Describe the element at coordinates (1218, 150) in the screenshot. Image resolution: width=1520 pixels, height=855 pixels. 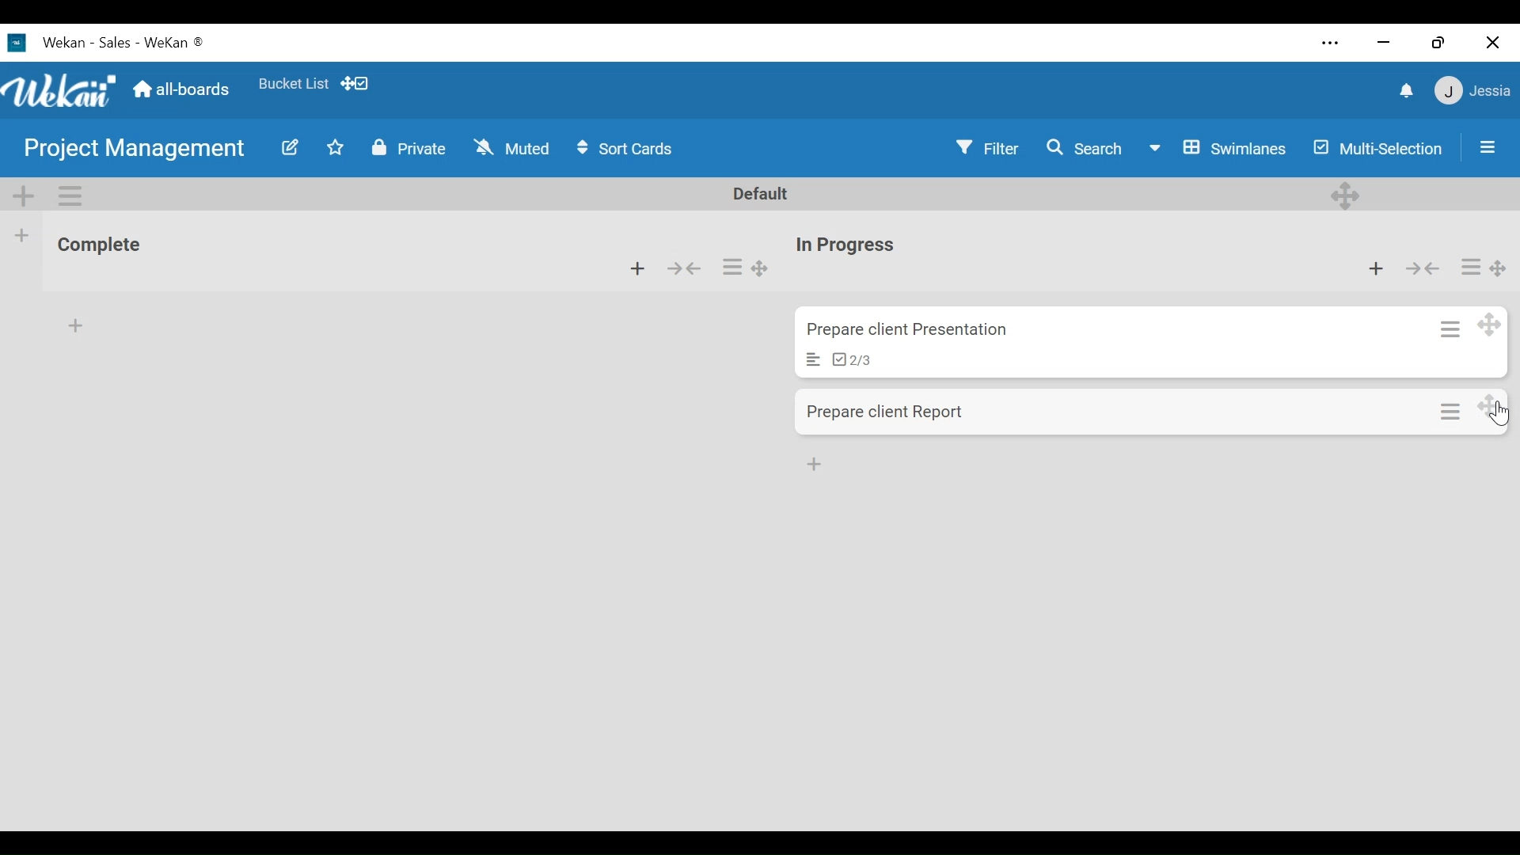
I see `Board View` at that location.